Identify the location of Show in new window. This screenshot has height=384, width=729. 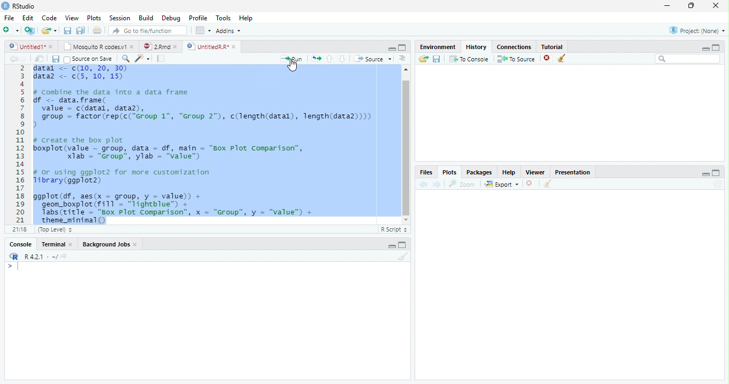
(39, 58).